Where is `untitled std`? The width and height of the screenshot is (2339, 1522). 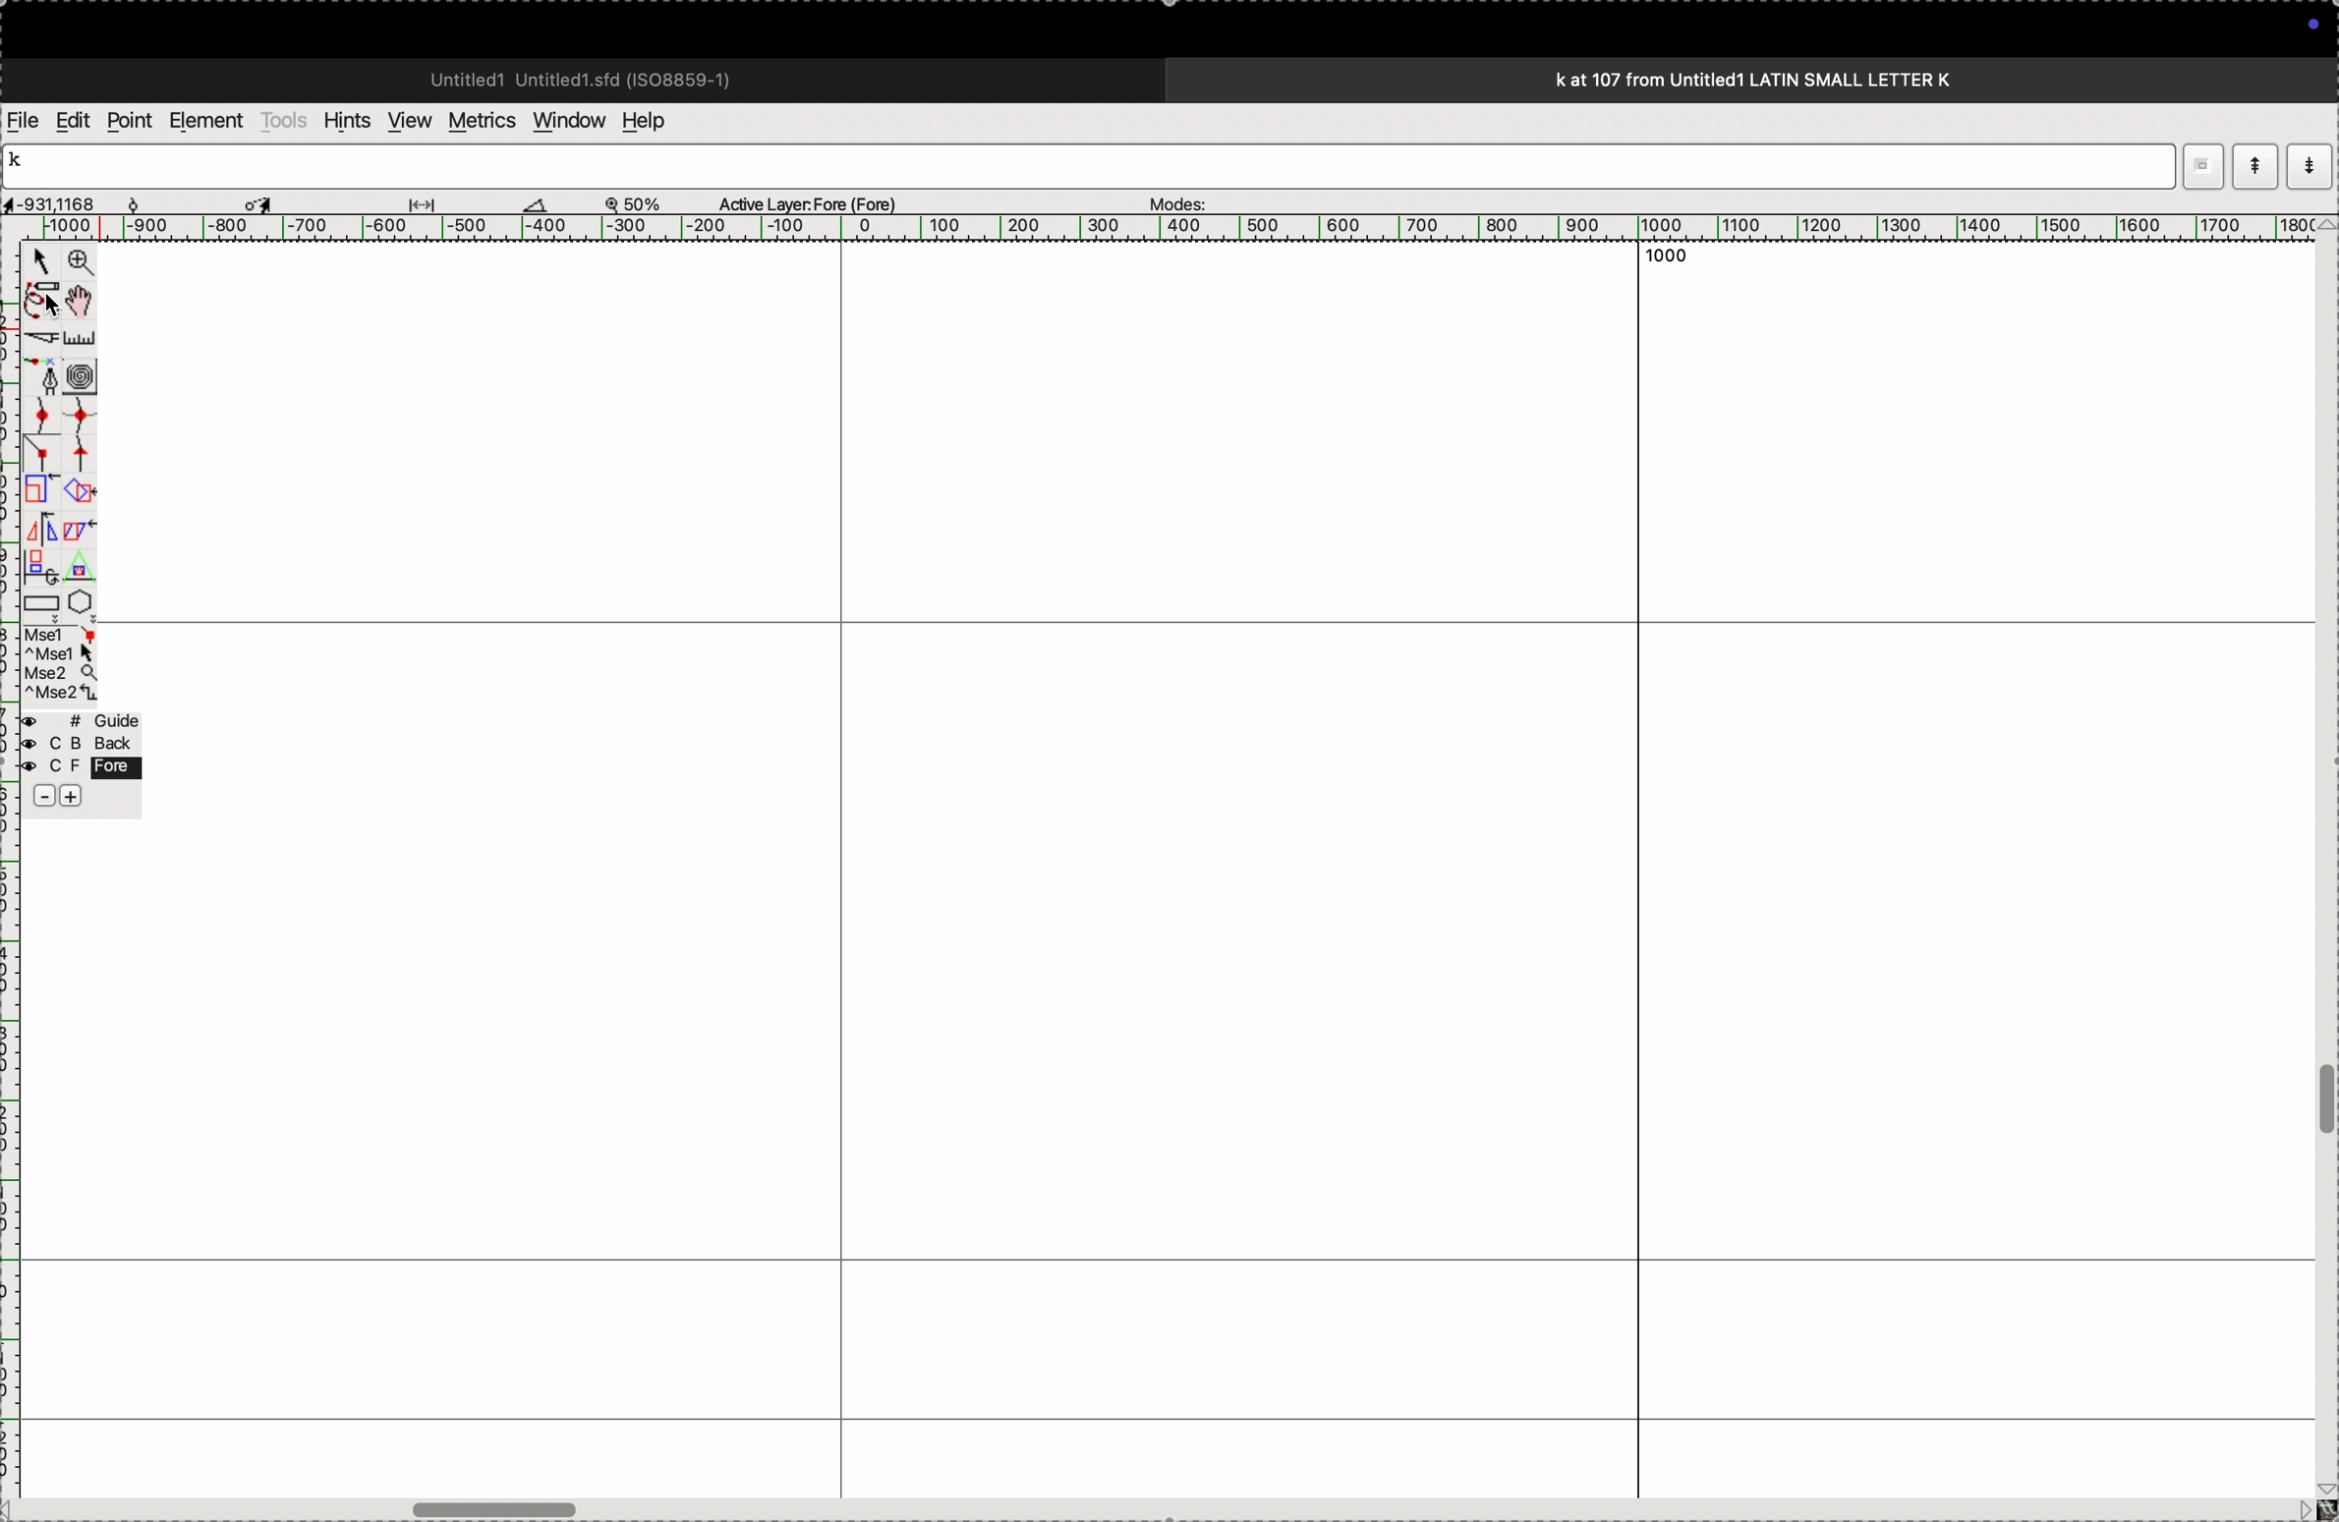
untitled std is located at coordinates (589, 78).